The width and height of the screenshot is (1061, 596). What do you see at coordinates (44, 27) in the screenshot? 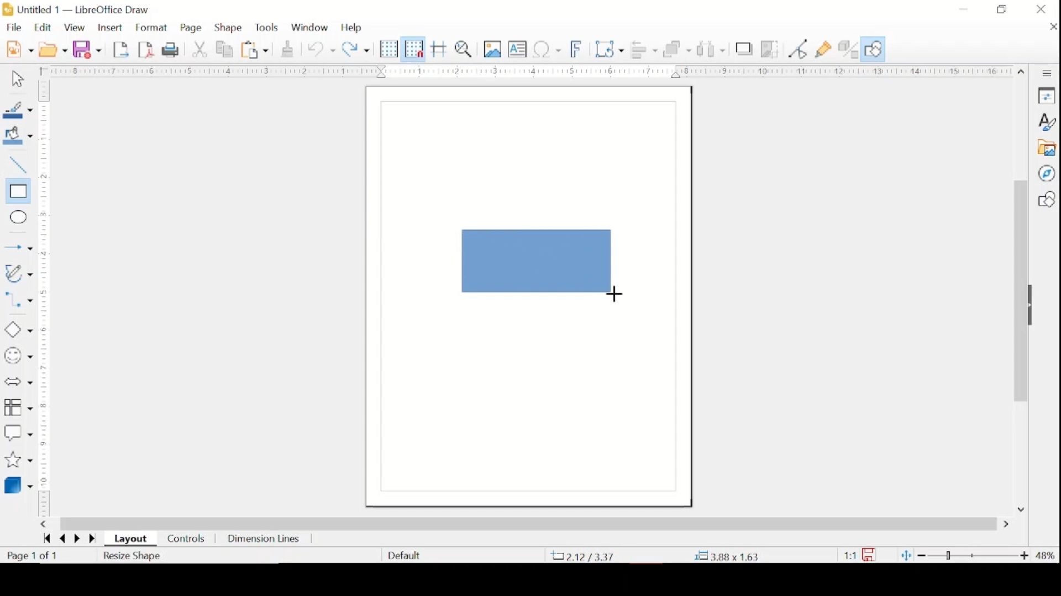
I see `edit` at bounding box center [44, 27].